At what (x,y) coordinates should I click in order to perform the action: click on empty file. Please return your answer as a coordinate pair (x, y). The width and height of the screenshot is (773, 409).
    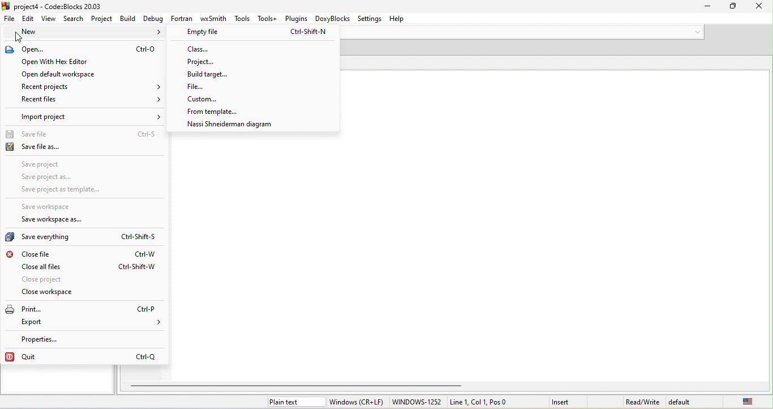
    Looking at the image, I should click on (255, 32).